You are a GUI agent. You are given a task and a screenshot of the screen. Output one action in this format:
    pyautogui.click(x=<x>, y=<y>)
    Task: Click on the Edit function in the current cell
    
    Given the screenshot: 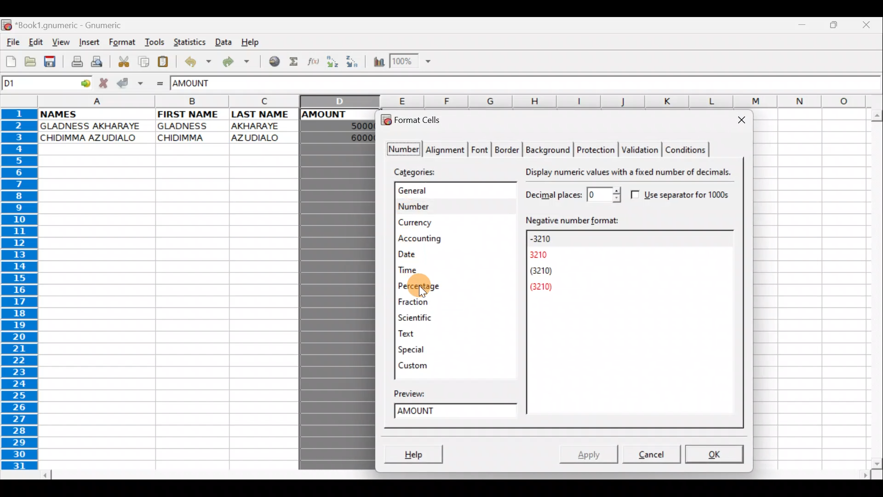 What is the action you would take?
    pyautogui.click(x=315, y=62)
    